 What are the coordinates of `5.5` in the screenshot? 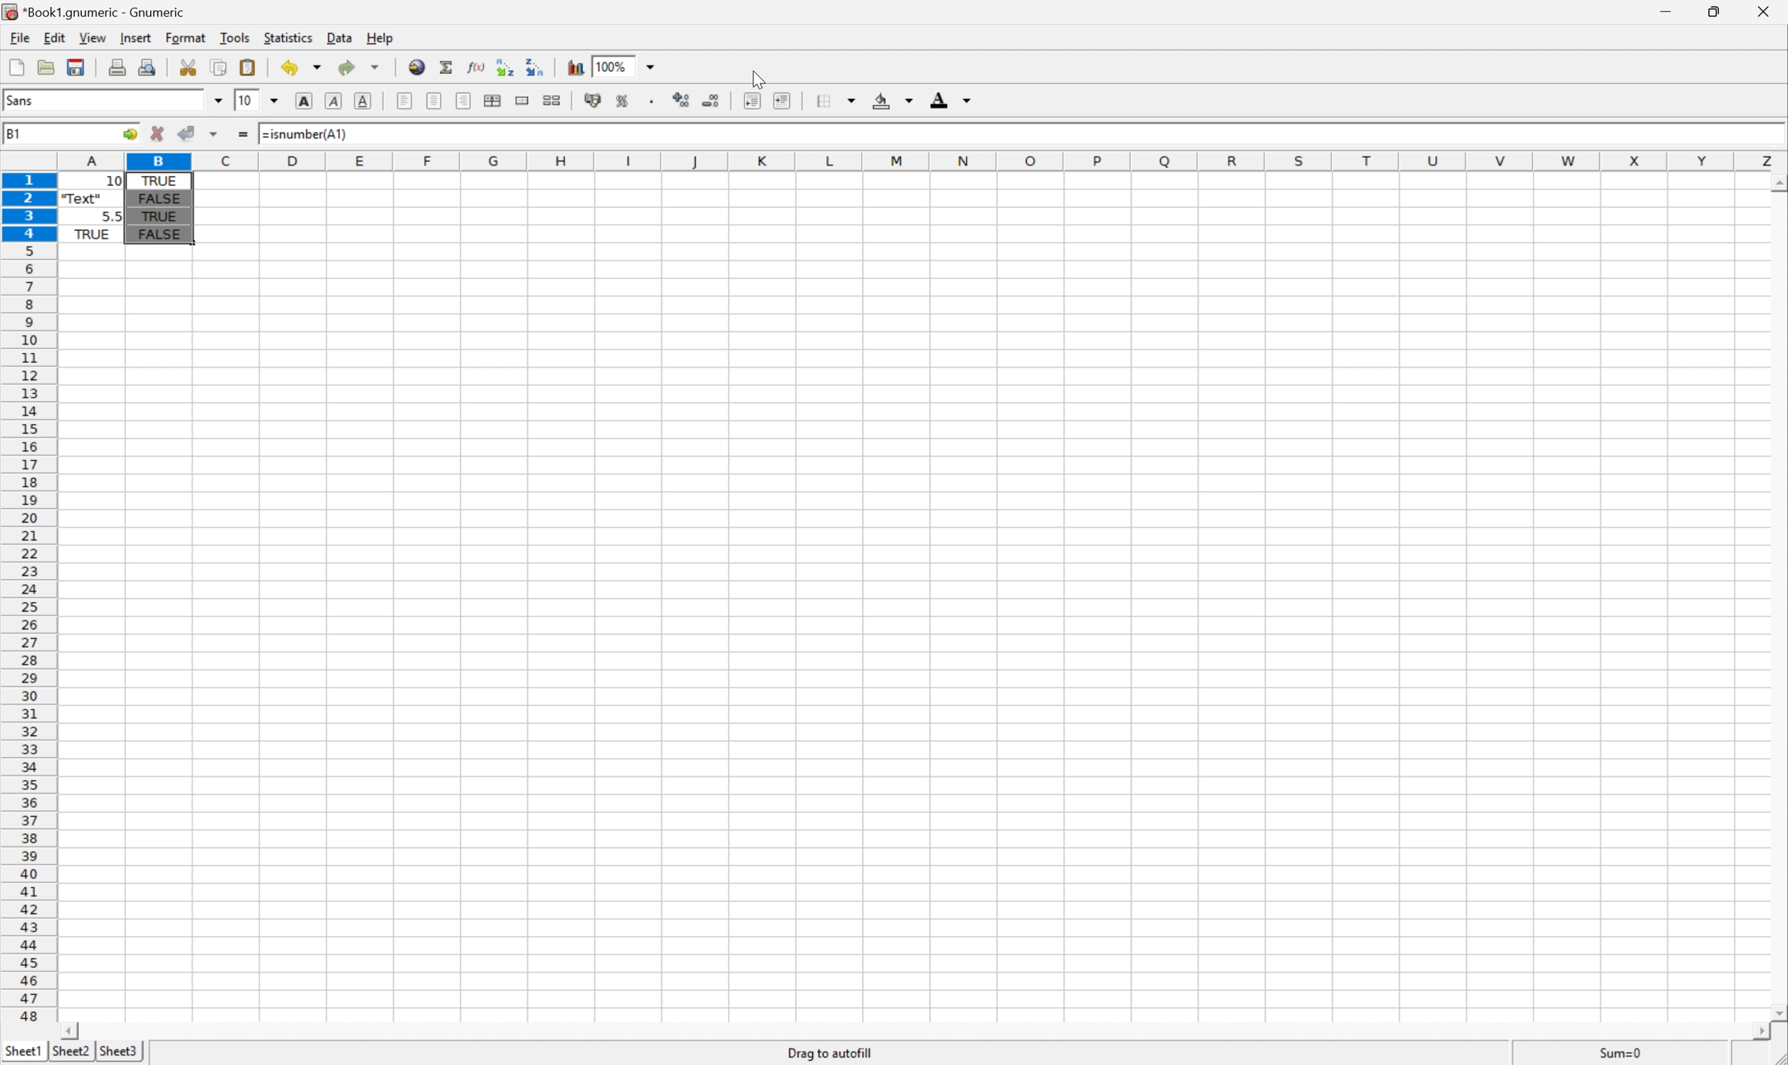 It's located at (113, 215).